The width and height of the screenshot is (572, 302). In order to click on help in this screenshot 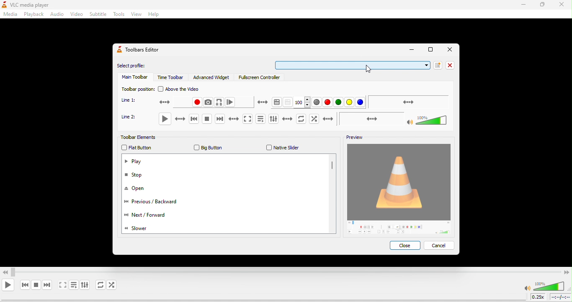, I will do `click(152, 15)`.